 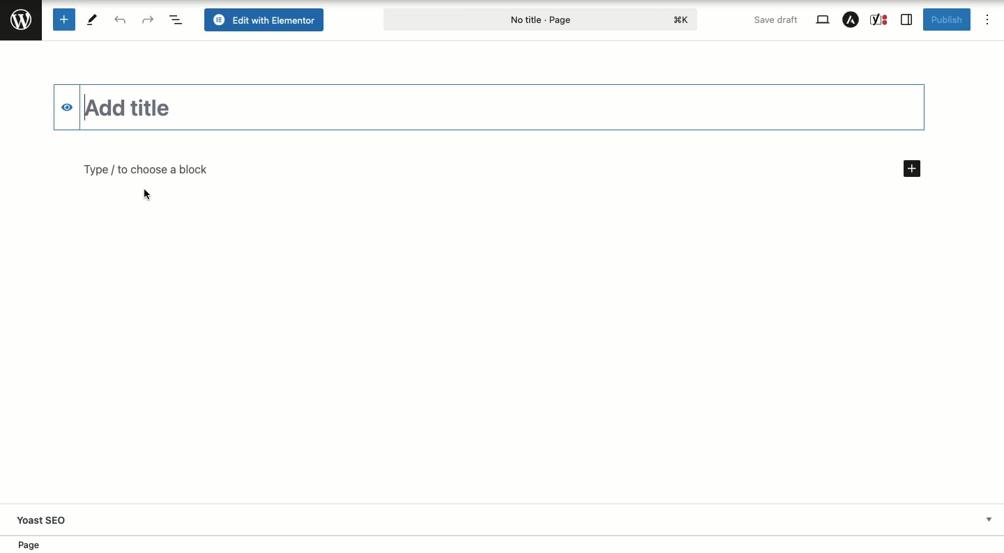 What do you see at coordinates (775, 20) in the screenshot?
I see `Save draft` at bounding box center [775, 20].